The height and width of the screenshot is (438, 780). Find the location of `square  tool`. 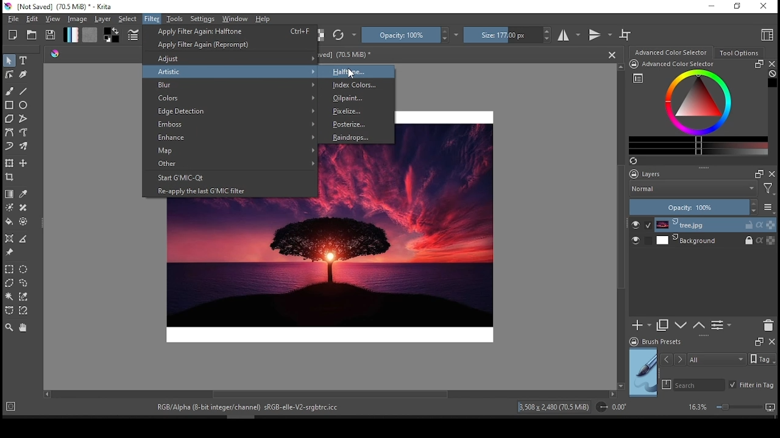

square  tool is located at coordinates (10, 105).